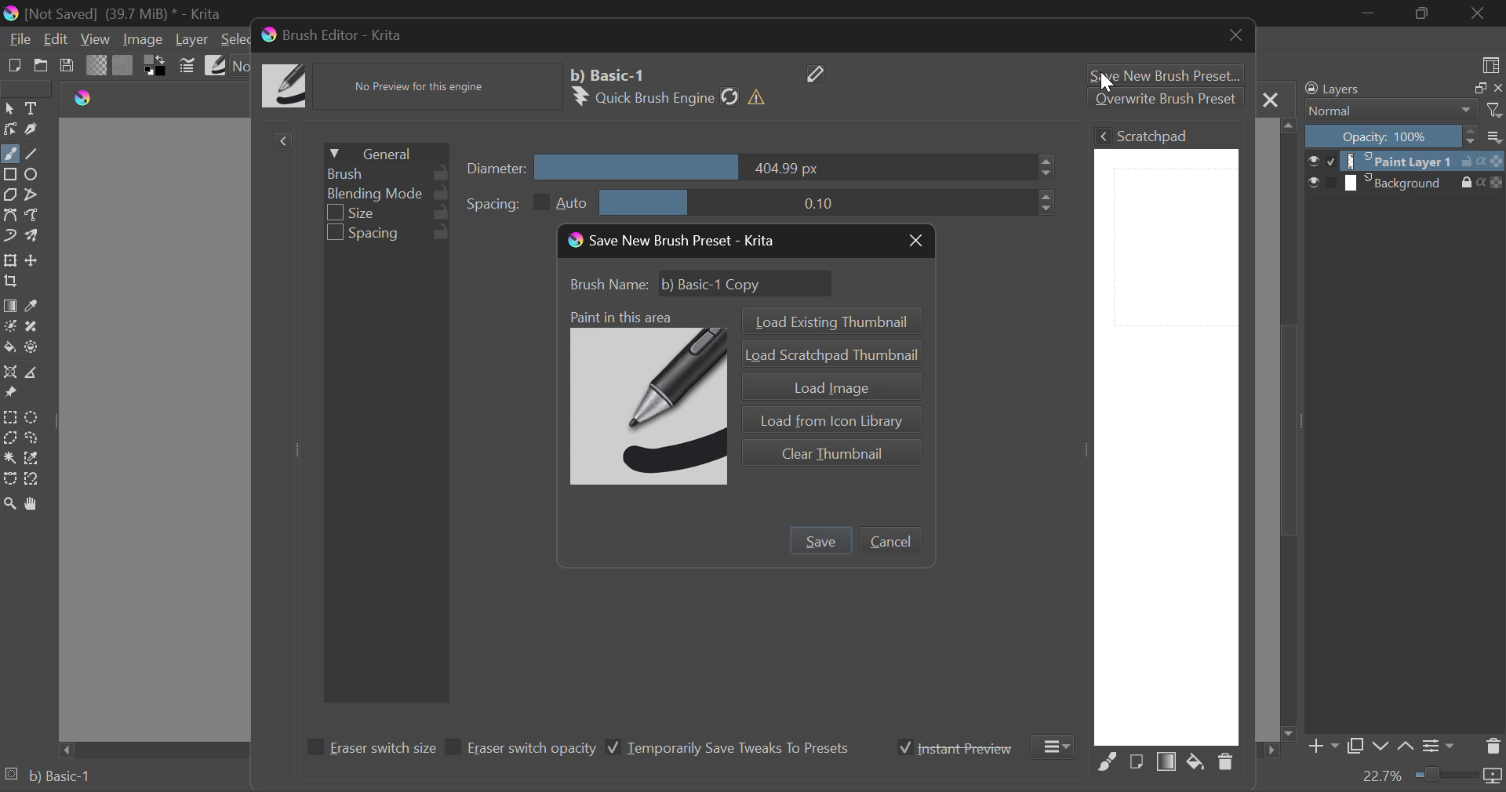 The image size is (1506, 792). Describe the element at coordinates (97, 65) in the screenshot. I see `Gradient` at that location.